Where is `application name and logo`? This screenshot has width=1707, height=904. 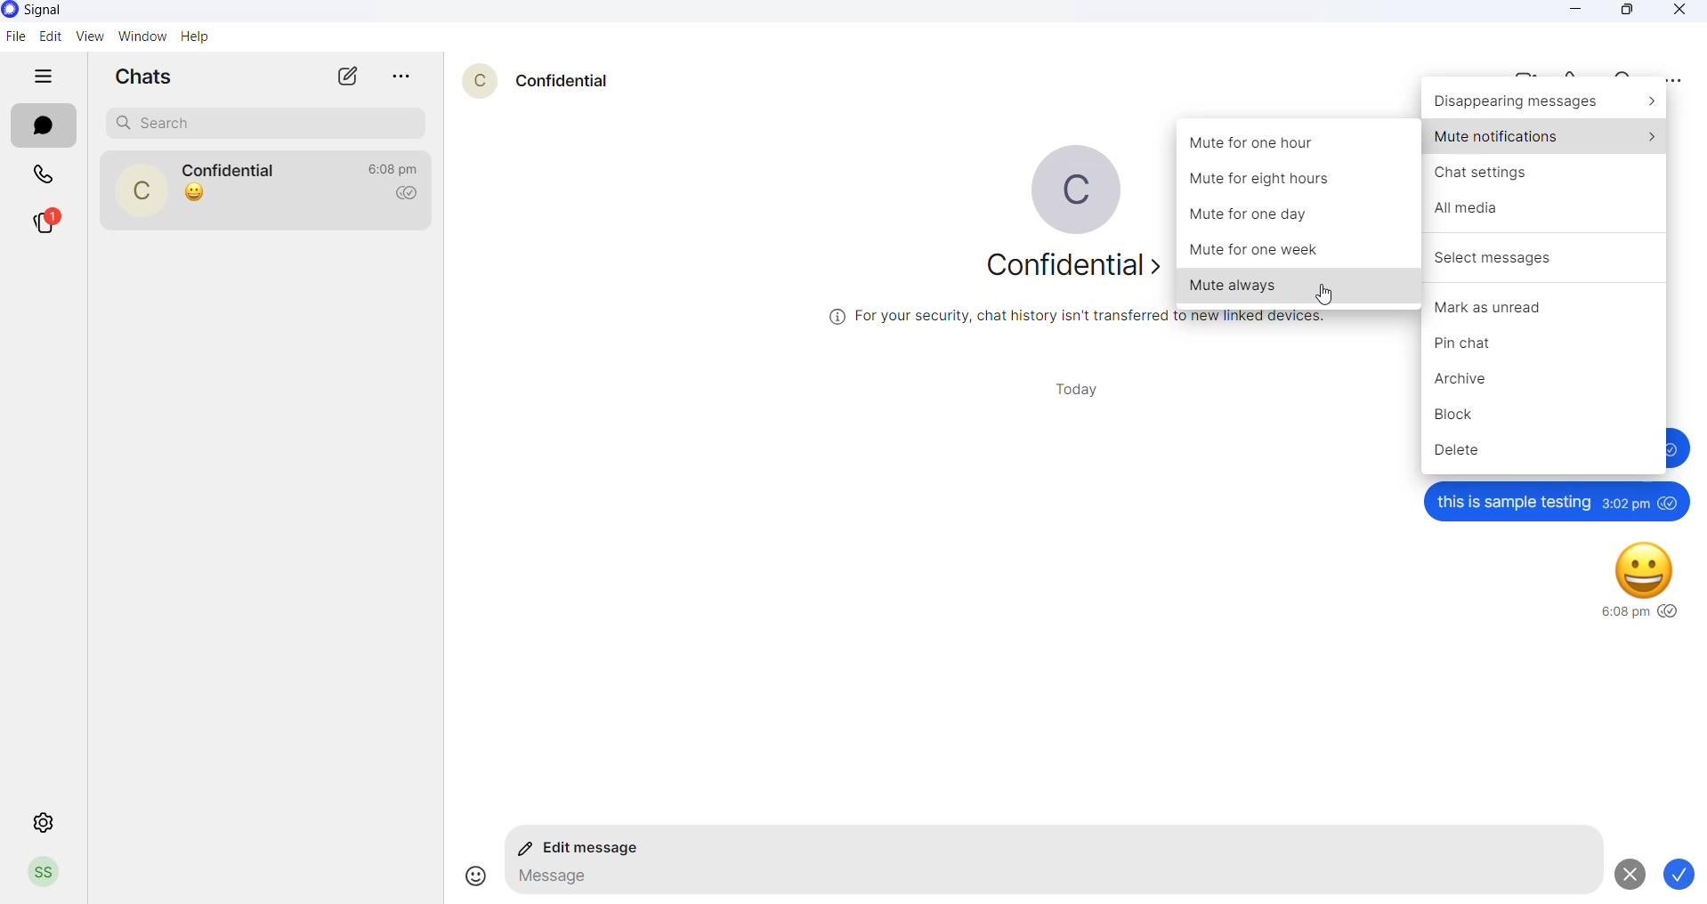
application name and logo is located at coordinates (56, 11).